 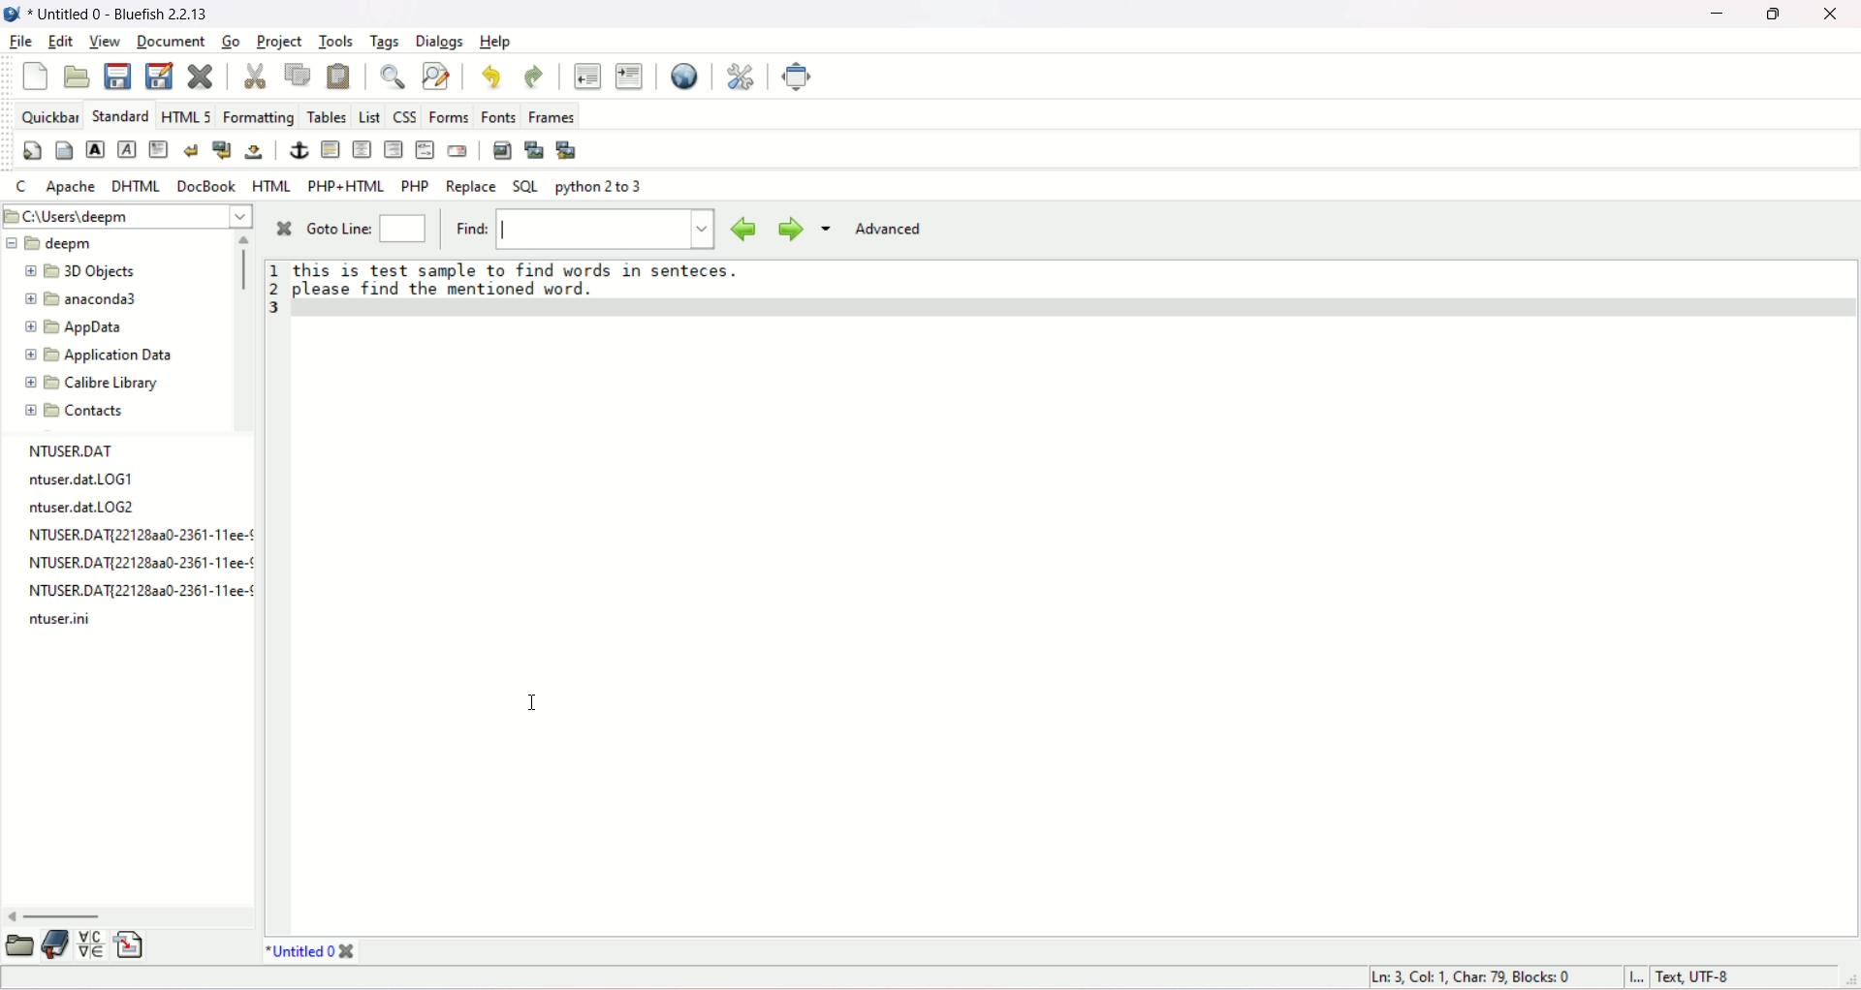 I want to click on C:\users\deepm, so click(x=127, y=216).